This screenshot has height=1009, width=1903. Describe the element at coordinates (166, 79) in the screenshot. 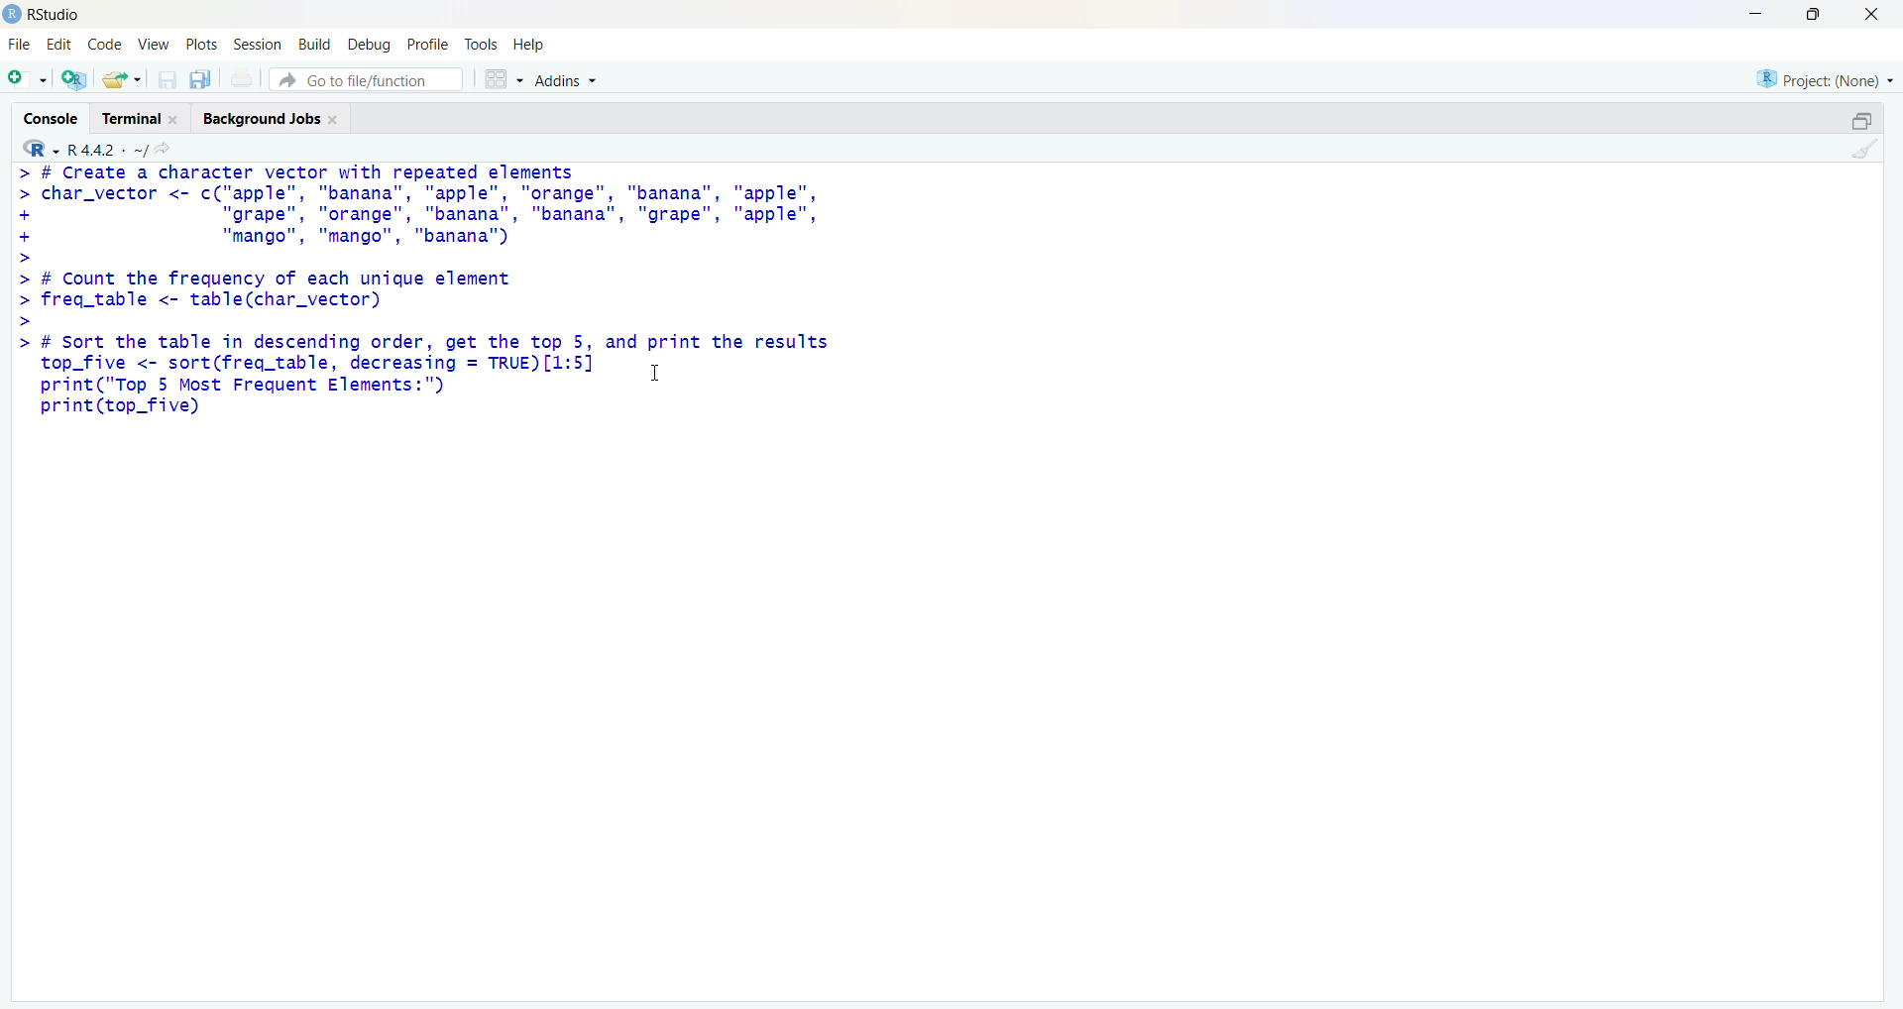

I see `Save current document (Ctrl + S)` at that location.